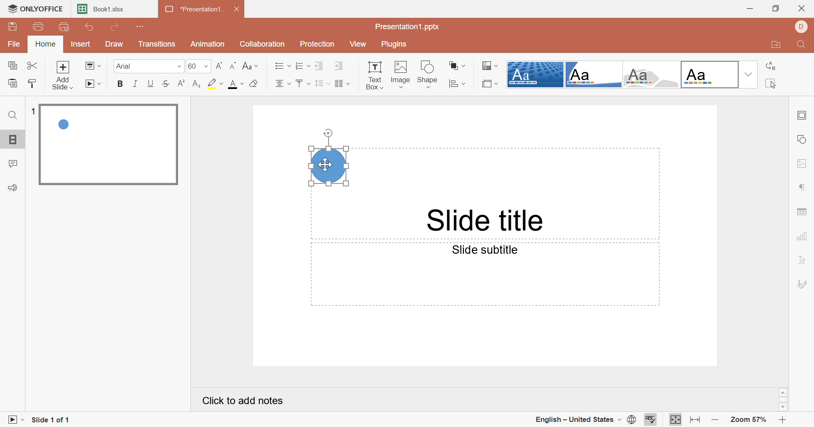 This screenshot has height=427, width=814. Describe the element at coordinates (159, 45) in the screenshot. I see `Transitions` at that location.